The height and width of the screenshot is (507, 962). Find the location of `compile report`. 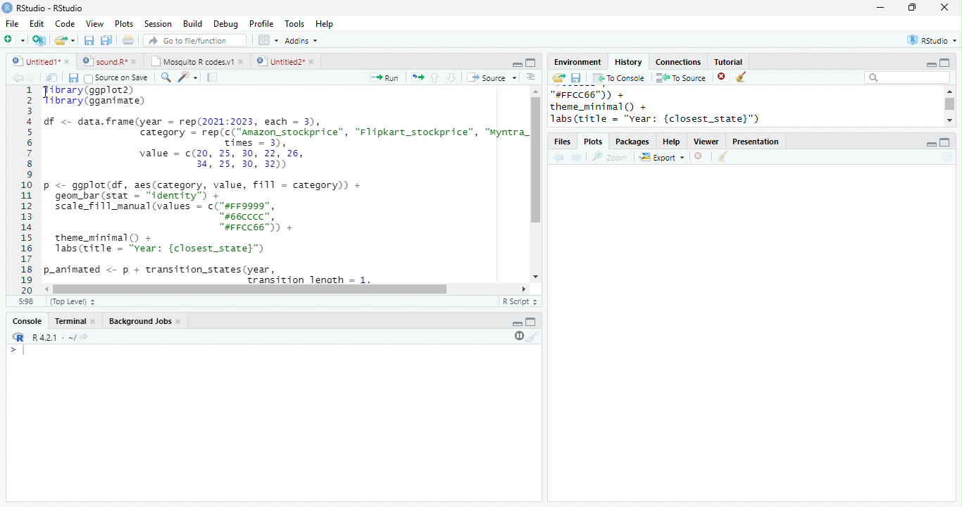

compile report is located at coordinates (213, 78).